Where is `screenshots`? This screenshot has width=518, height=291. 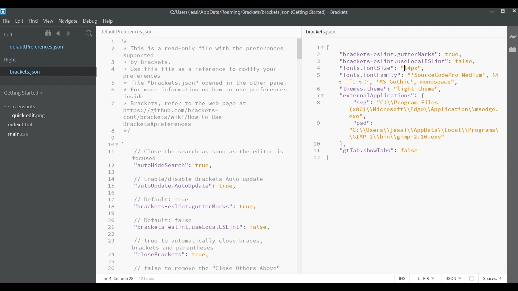
screenshots is located at coordinates (20, 107).